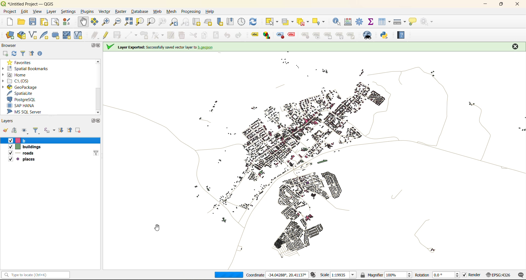  Describe the element at coordinates (228, 35) in the screenshot. I see `undo` at that location.